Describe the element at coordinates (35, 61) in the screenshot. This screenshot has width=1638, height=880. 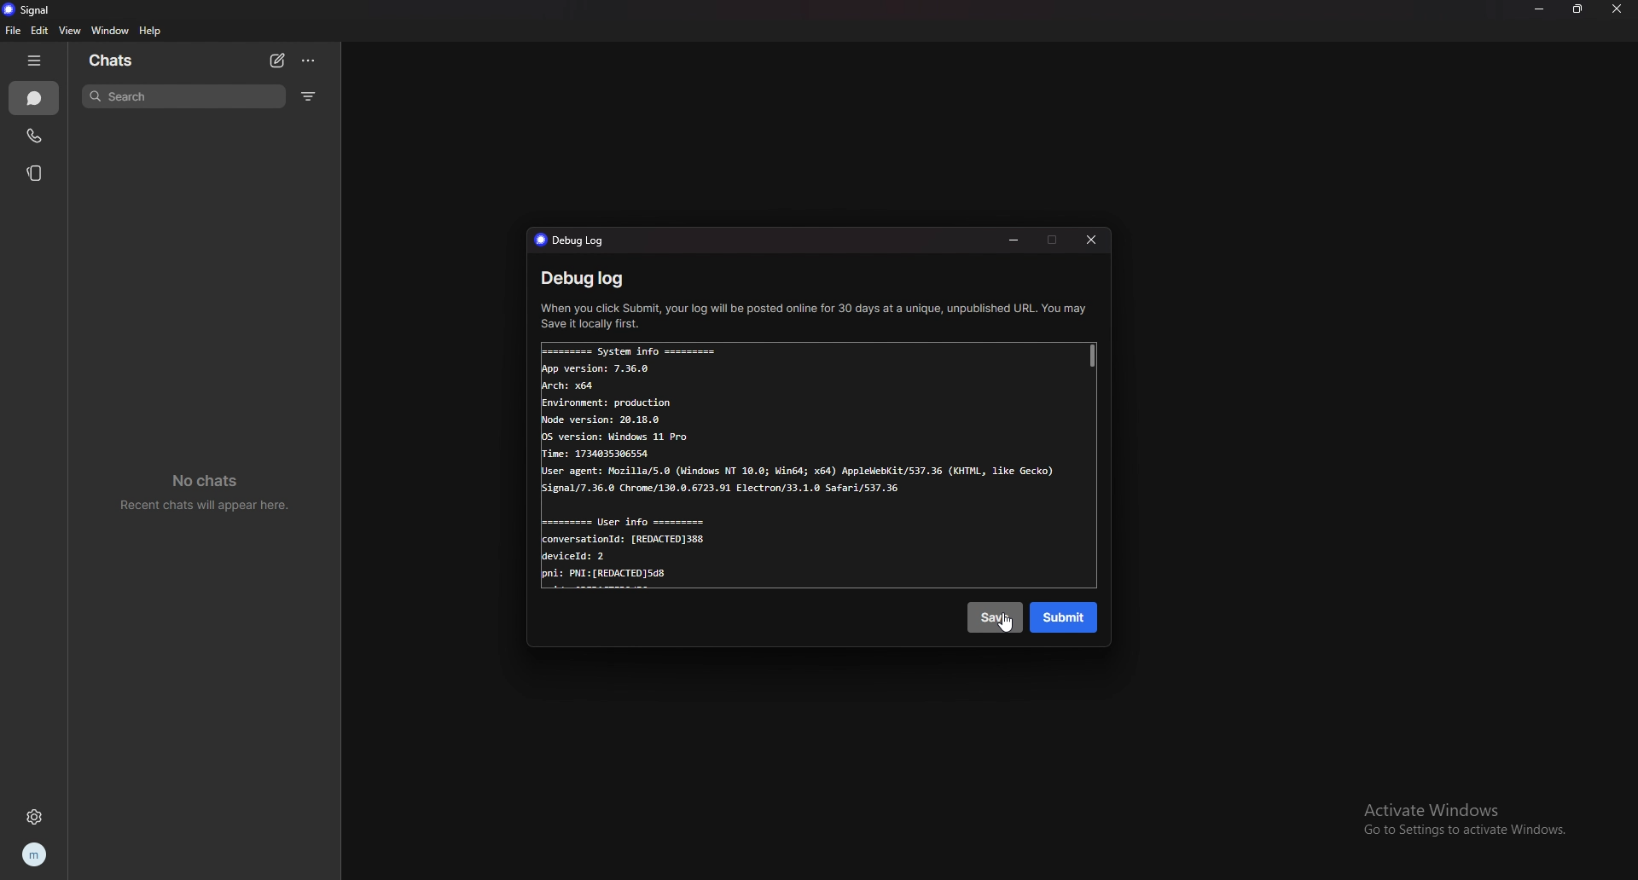
I see `hide tab` at that location.